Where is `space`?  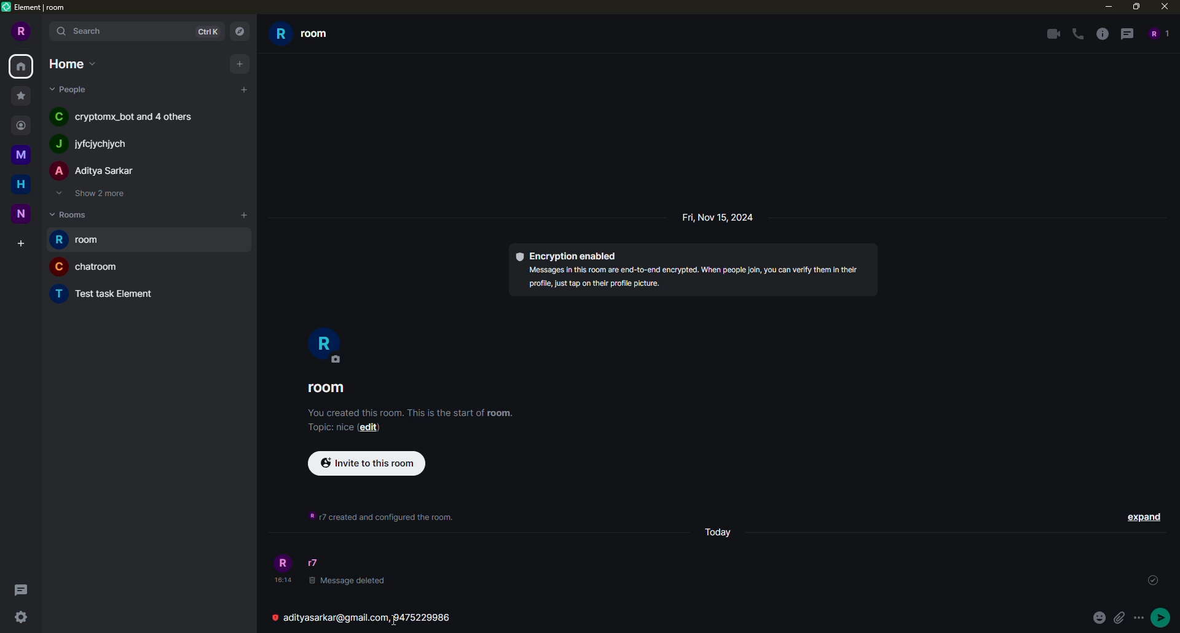
space is located at coordinates (23, 214).